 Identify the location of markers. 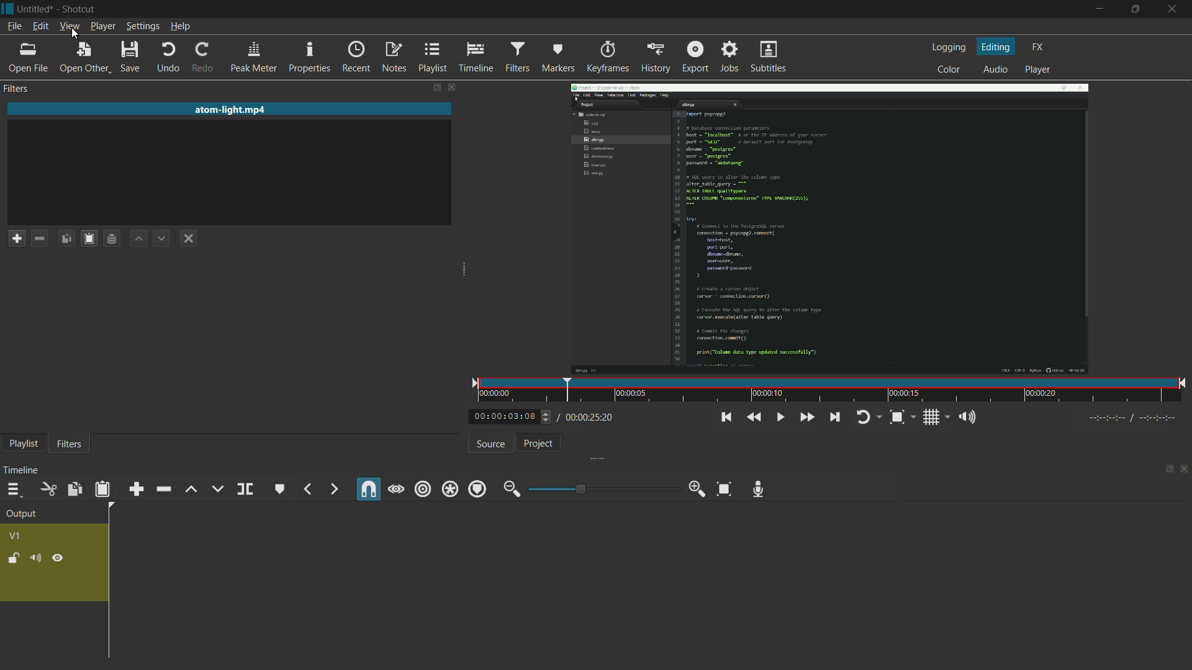
(558, 56).